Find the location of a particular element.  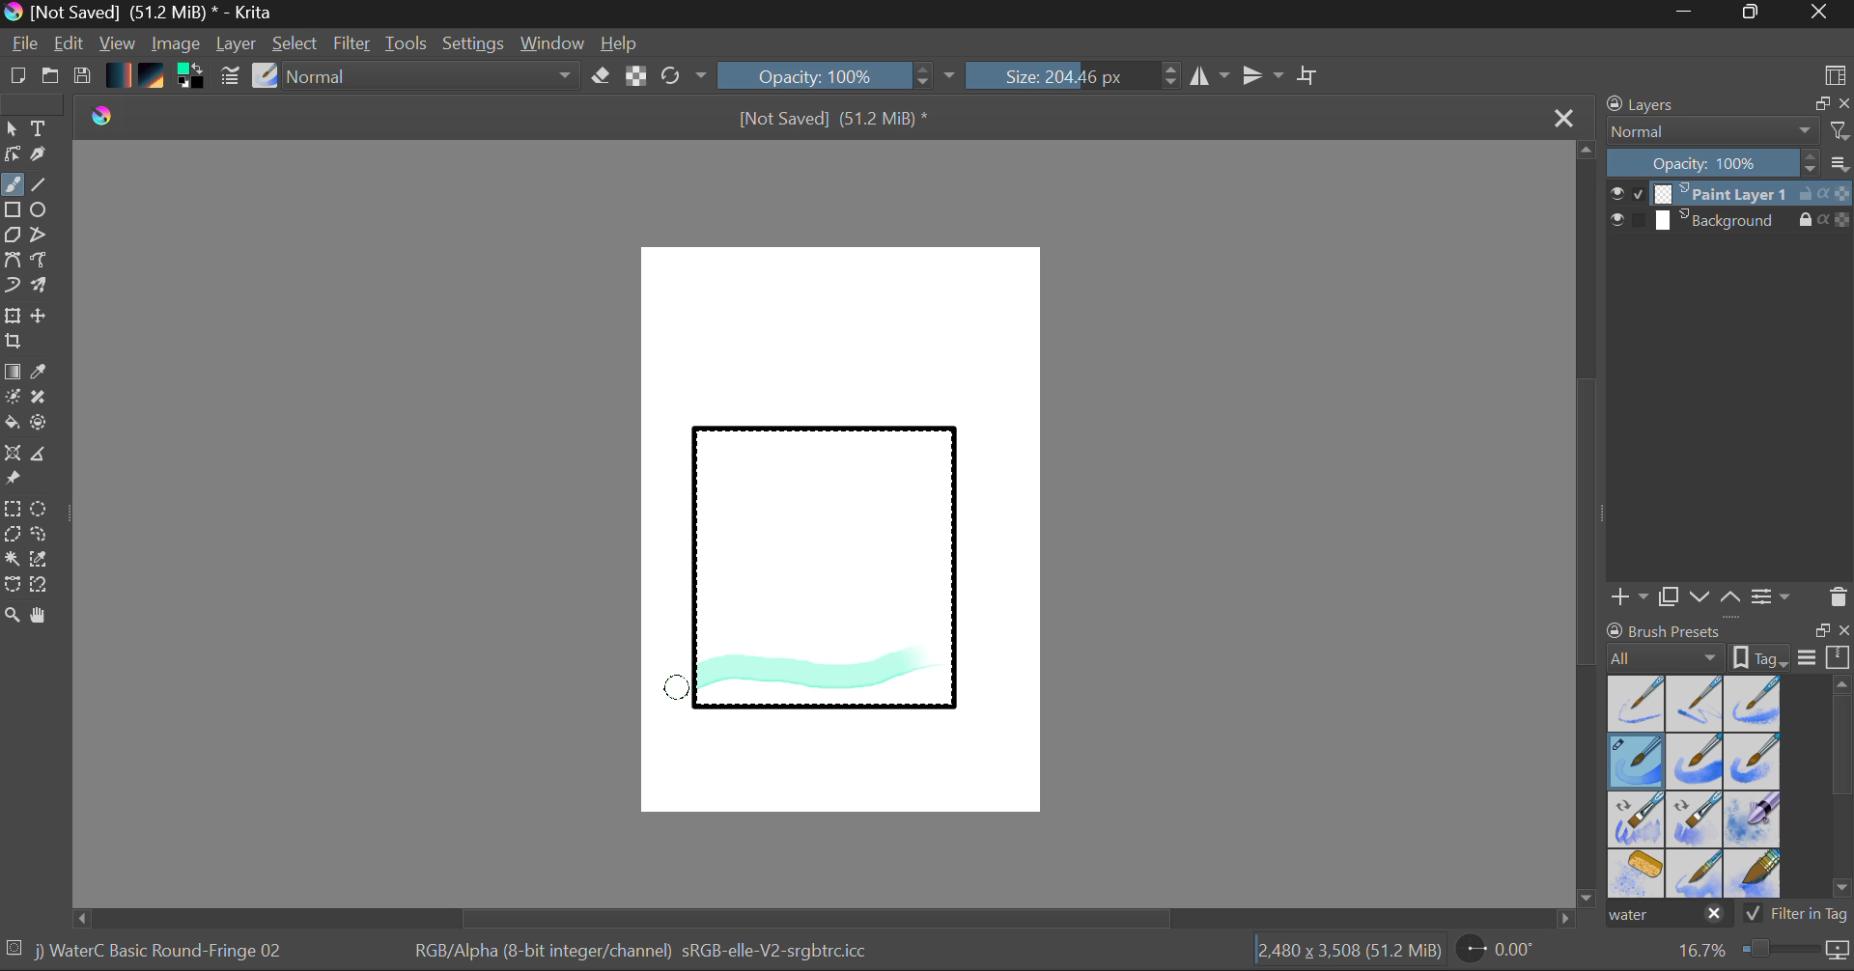

Filter in Tag Option is located at coordinates (1797, 916).